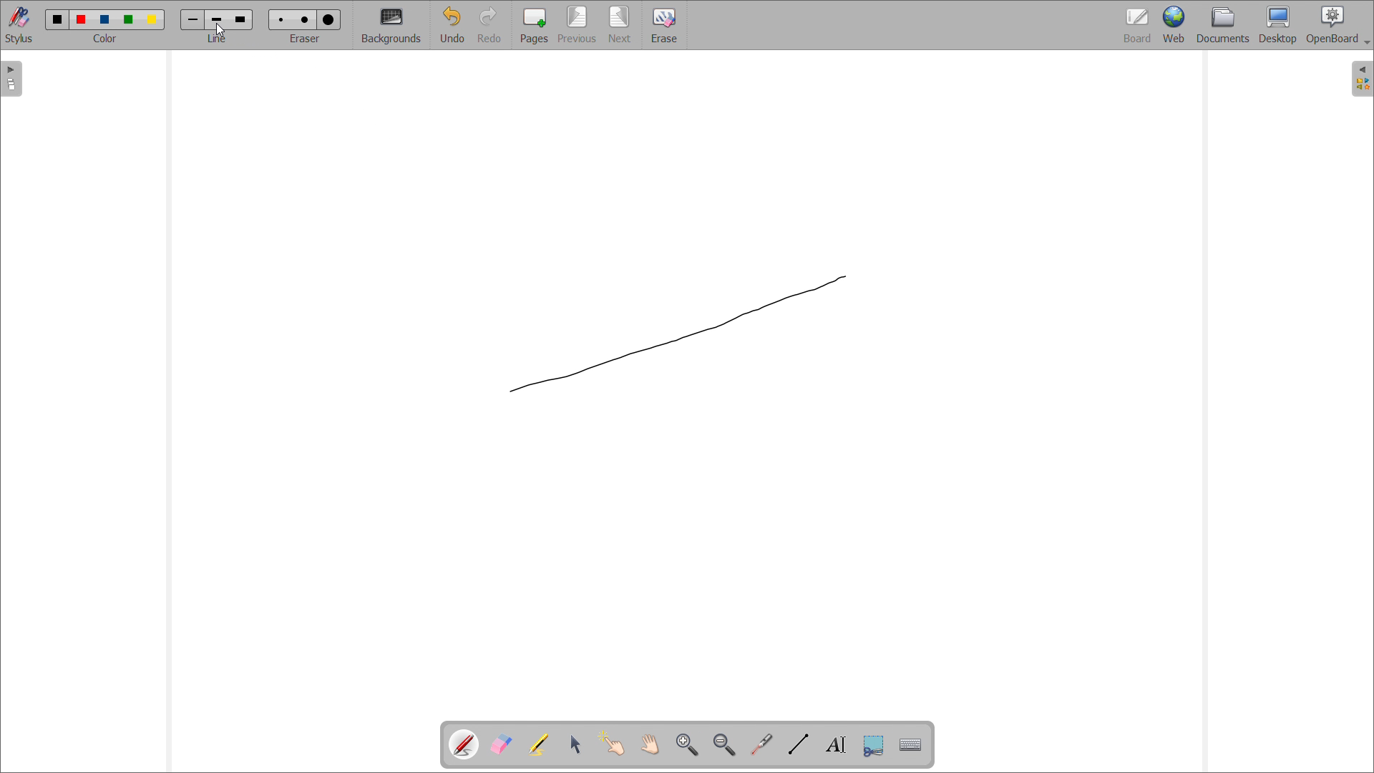 The image size is (1374, 773). What do you see at coordinates (490, 24) in the screenshot?
I see `redo` at bounding box center [490, 24].